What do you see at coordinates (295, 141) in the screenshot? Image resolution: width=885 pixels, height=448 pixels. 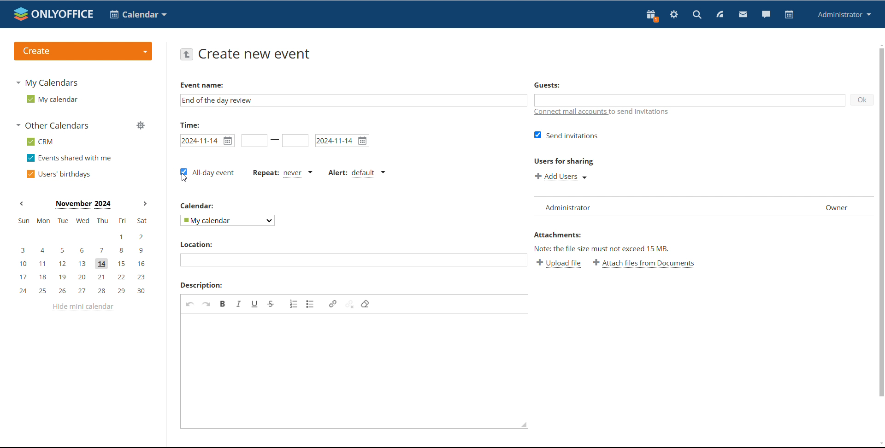 I see `set end time` at bounding box center [295, 141].